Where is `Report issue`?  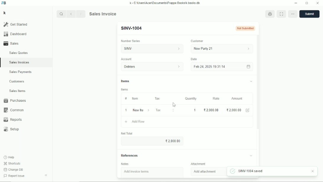
Report issue is located at coordinates (14, 176).